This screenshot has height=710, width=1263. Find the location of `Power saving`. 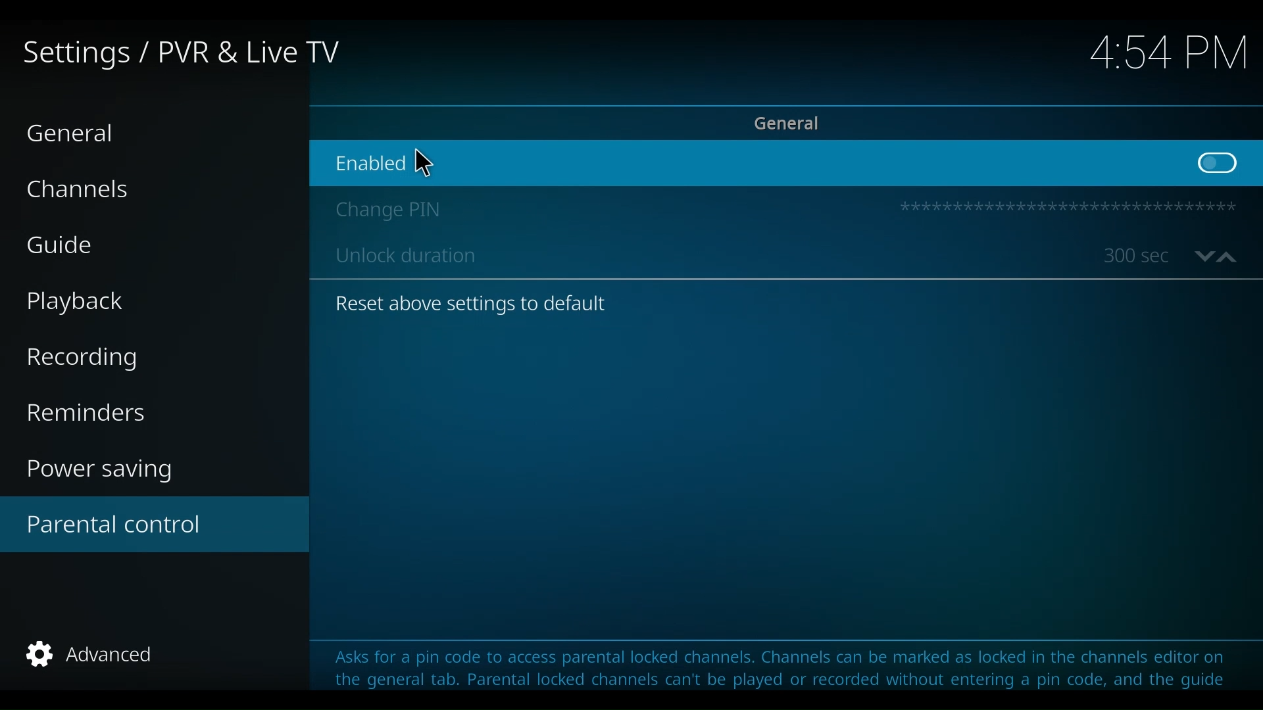

Power saving is located at coordinates (100, 469).